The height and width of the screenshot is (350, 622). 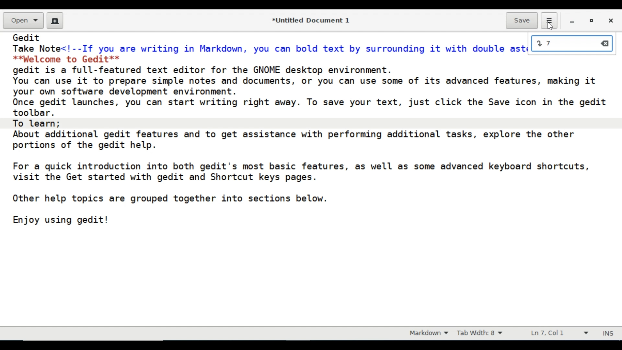 What do you see at coordinates (312, 21) in the screenshot?
I see `*Untitled Document 1` at bounding box center [312, 21].